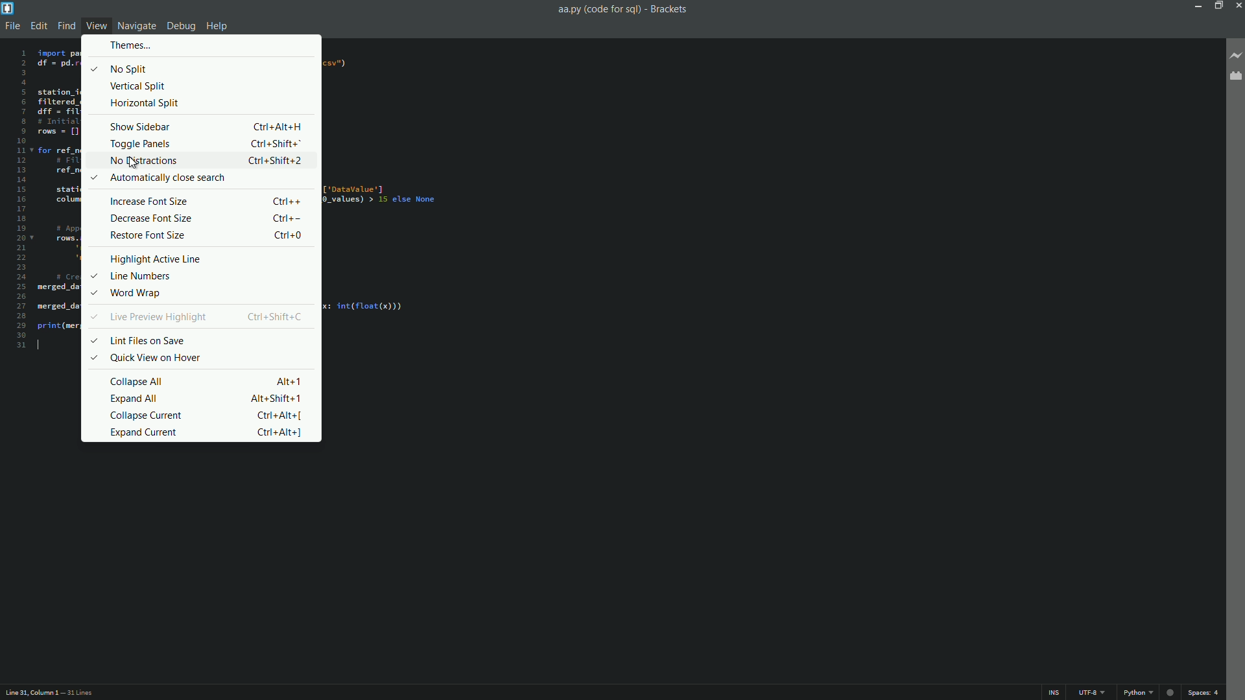 Image resolution: width=1245 pixels, height=700 pixels. Describe the element at coordinates (91, 340) in the screenshot. I see `Selected` at that location.